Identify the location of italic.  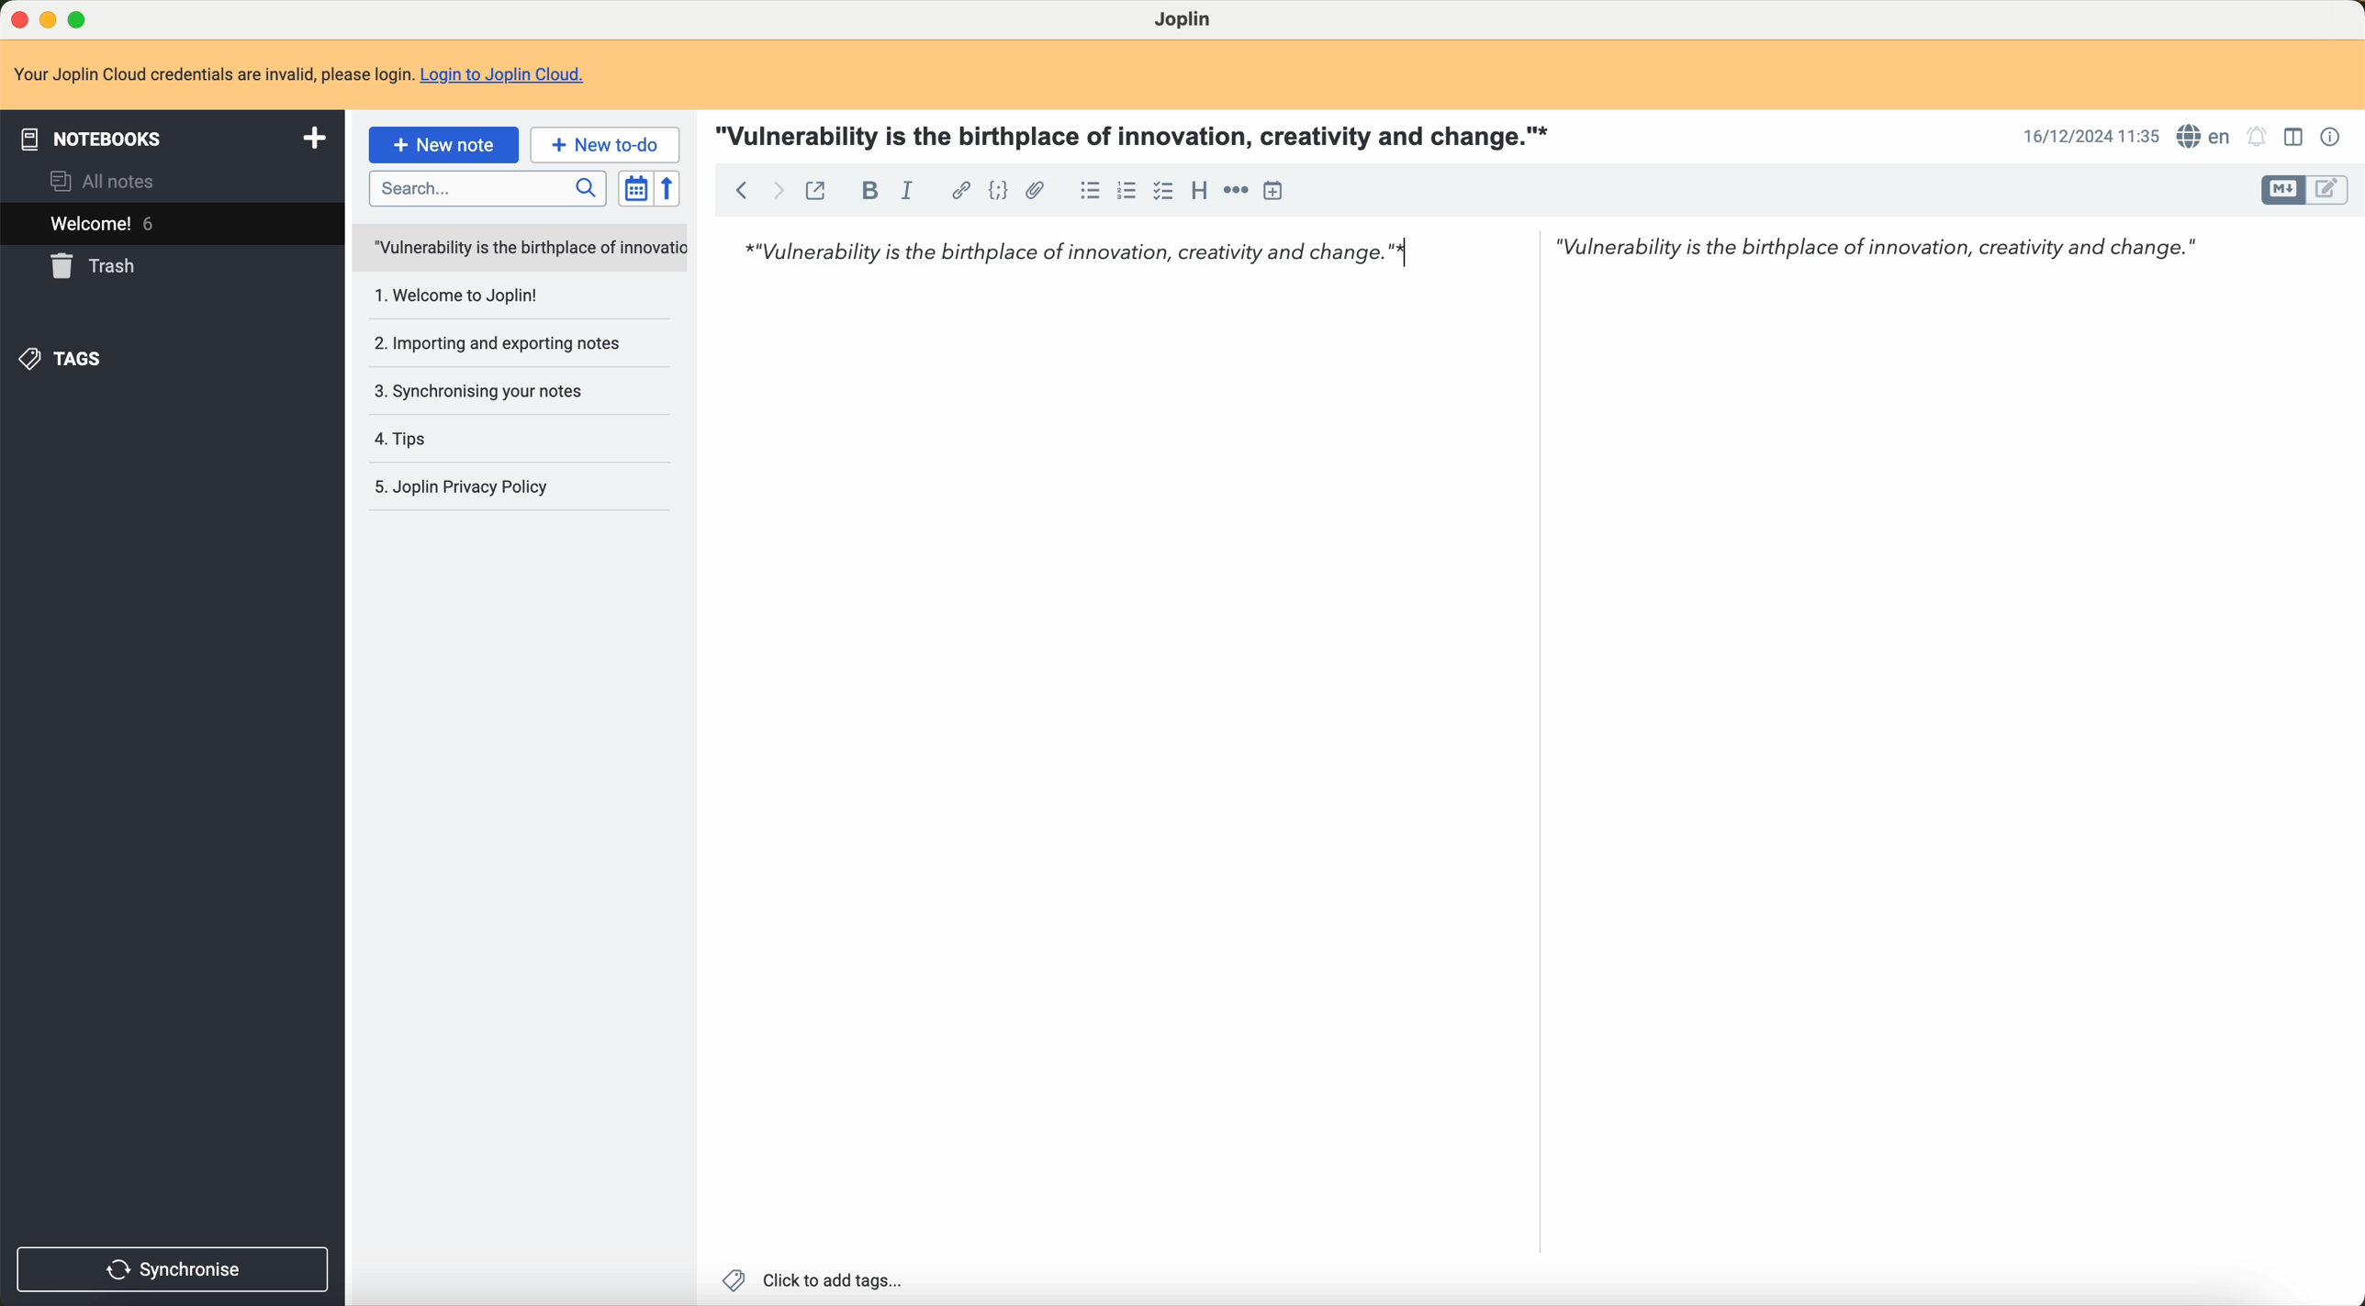
(909, 186).